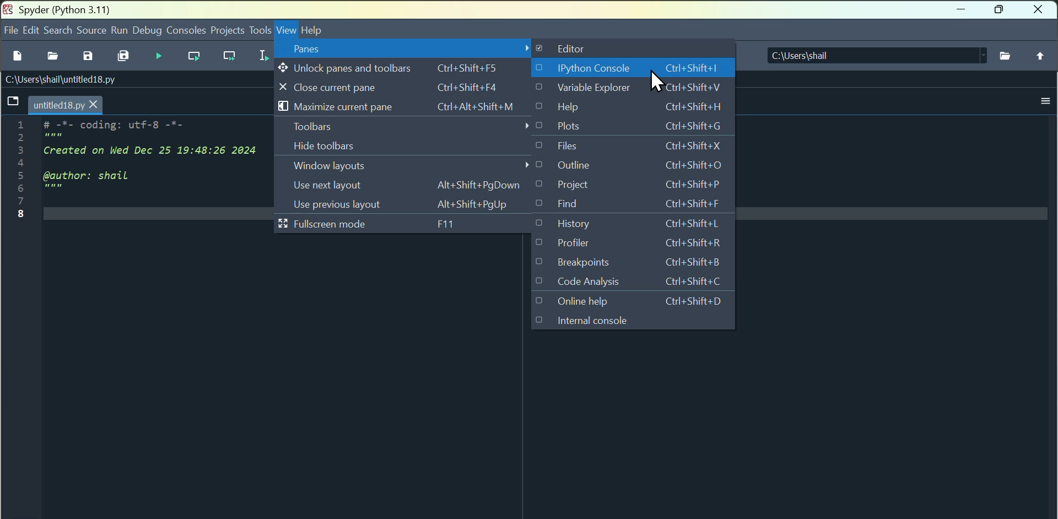 This screenshot has width=1058, height=519. Describe the element at coordinates (51, 56) in the screenshot. I see `open` at that location.